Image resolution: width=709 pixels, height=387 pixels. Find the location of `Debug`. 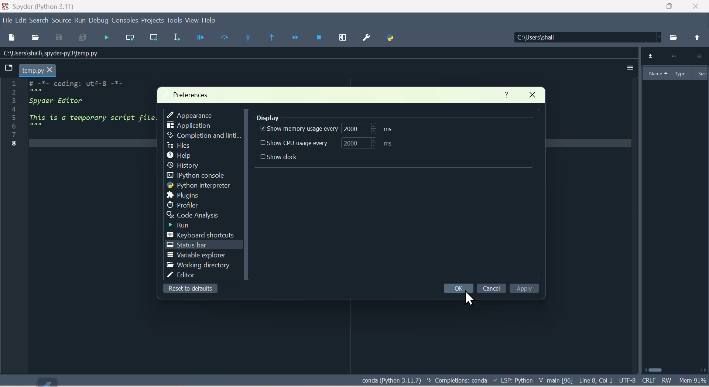

Debug is located at coordinates (97, 21).